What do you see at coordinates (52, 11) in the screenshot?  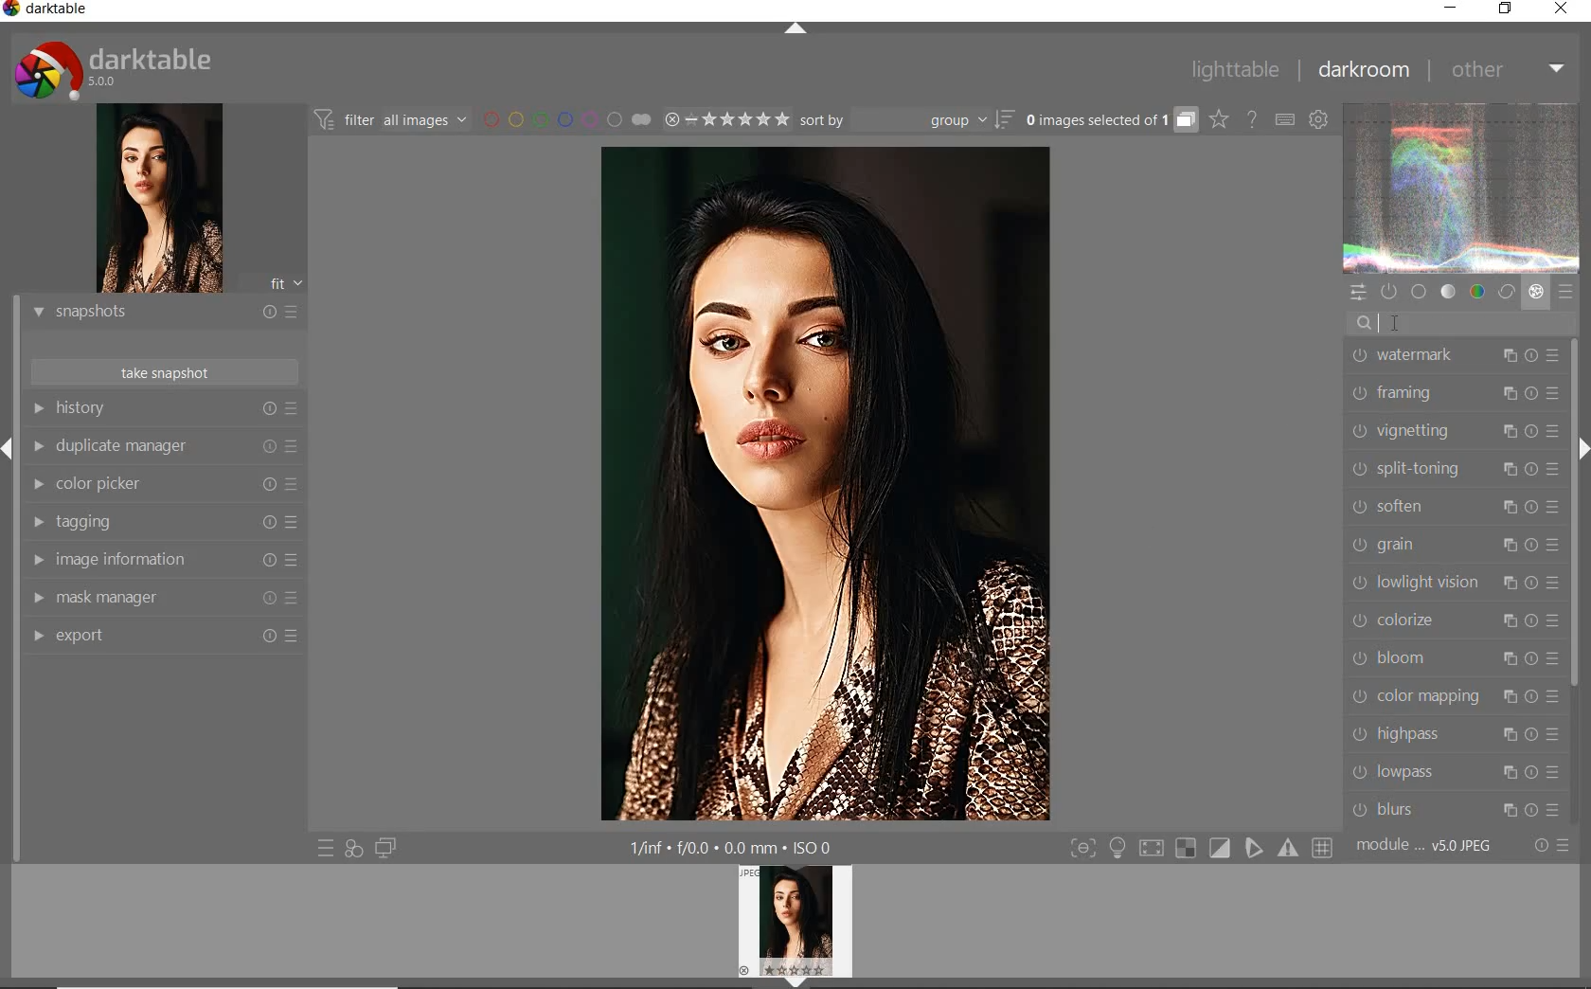 I see `SYSTEM NAME` at bounding box center [52, 11].